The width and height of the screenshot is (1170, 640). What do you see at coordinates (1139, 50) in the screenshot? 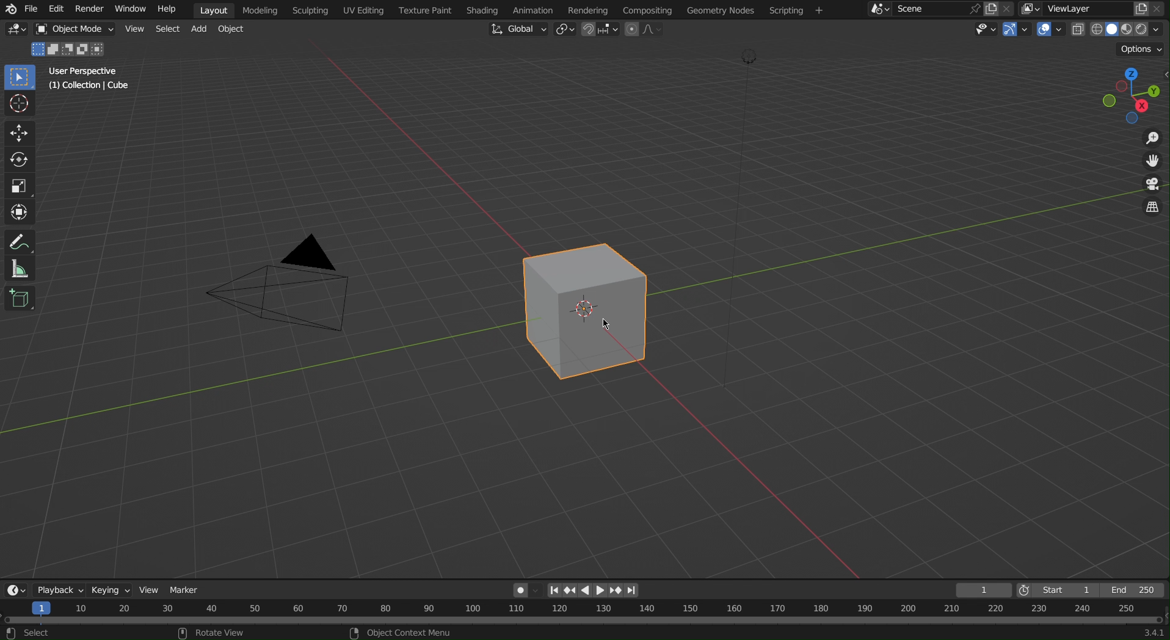
I see `Options` at bounding box center [1139, 50].